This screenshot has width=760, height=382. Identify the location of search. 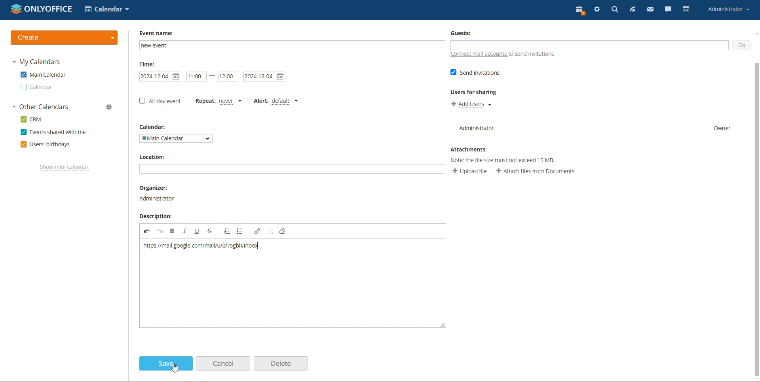
(614, 10).